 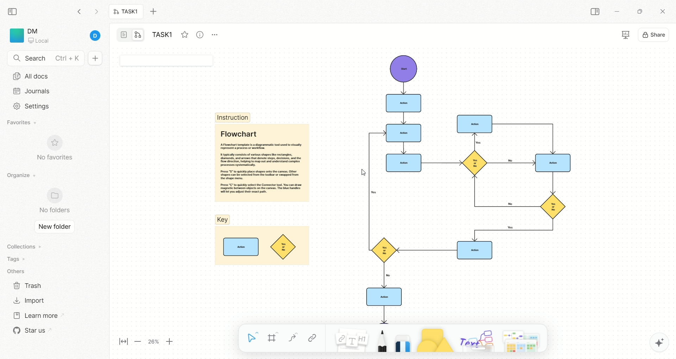 What do you see at coordinates (457, 186) in the screenshot?
I see `flowchart template` at bounding box center [457, 186].